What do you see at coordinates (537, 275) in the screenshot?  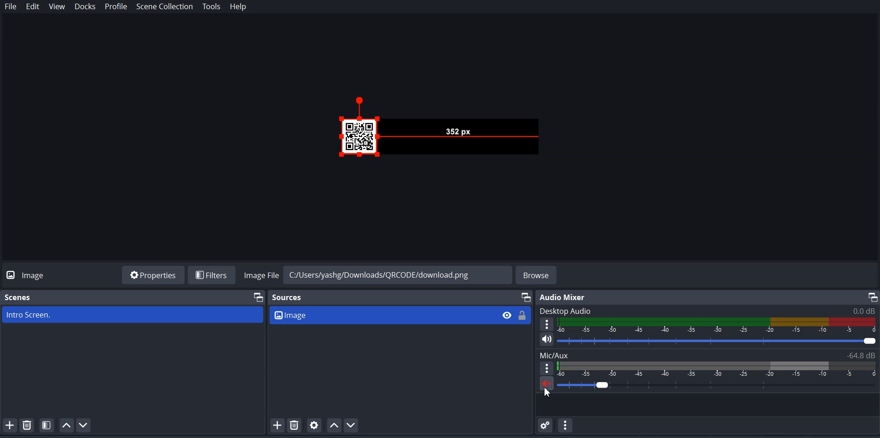 I see `Browse` at bounding box center [537, 275].